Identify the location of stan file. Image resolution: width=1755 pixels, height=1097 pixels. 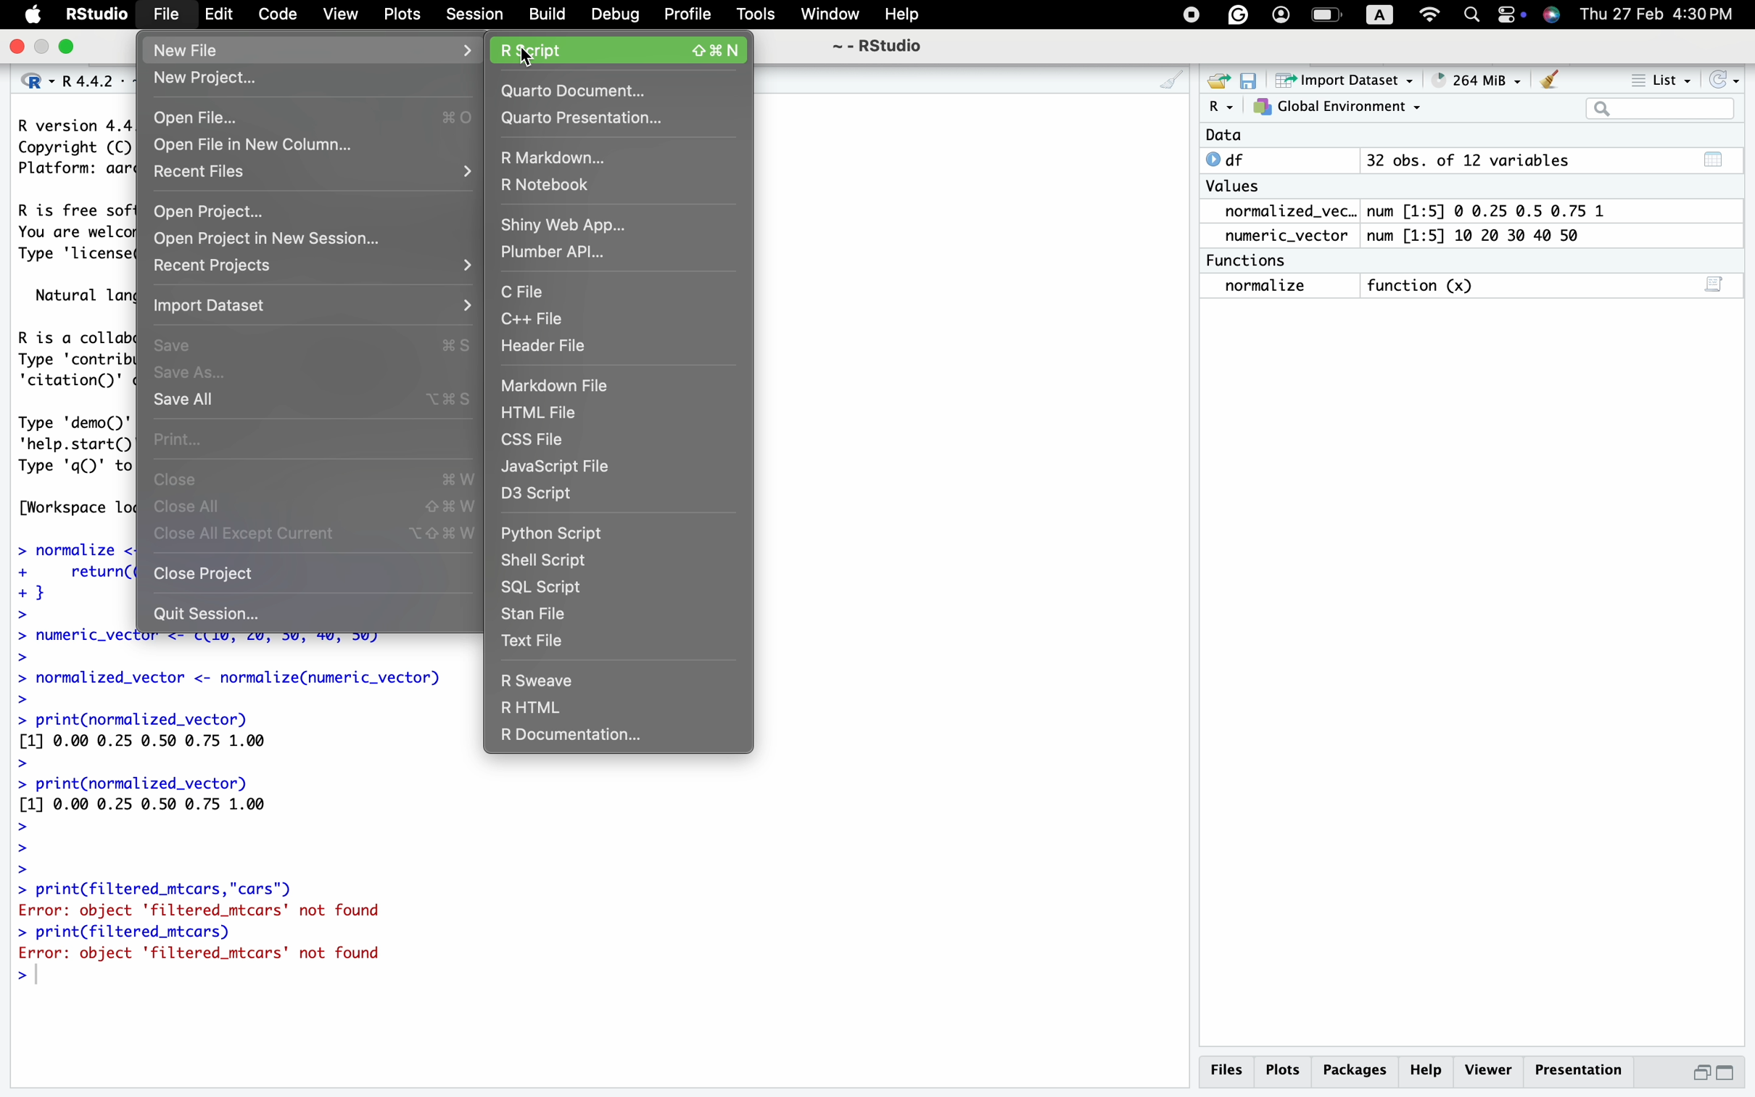
(619, 617).